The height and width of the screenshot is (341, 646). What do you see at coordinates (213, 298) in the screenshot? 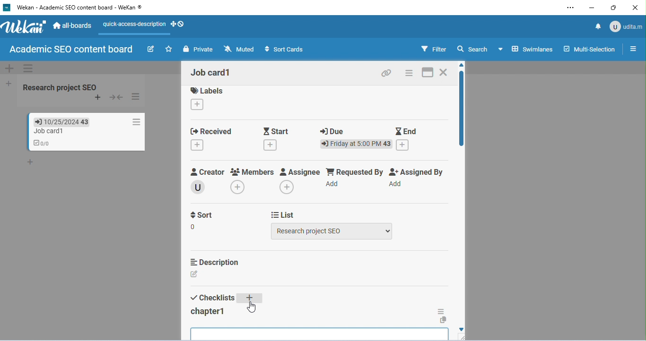
I see `checklist` at bounding box center [213, 298].